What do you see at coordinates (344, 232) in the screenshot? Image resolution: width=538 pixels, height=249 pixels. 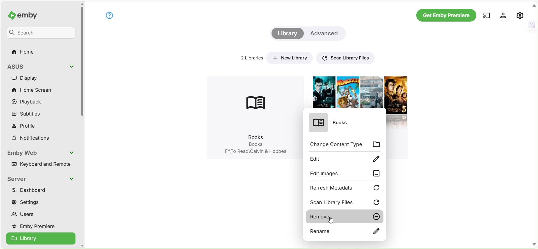 I see `Rename` at bounding box center [344, 232].